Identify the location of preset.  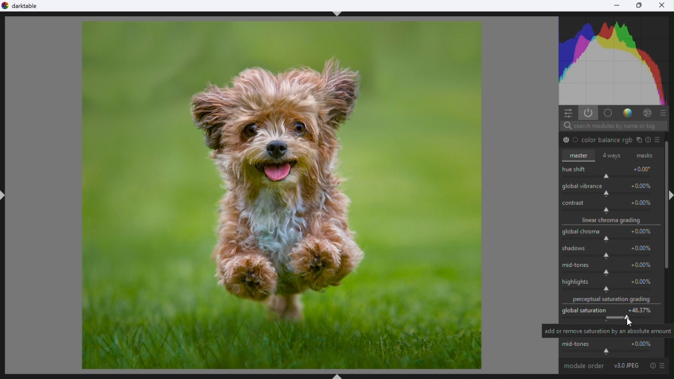
(663, 368).